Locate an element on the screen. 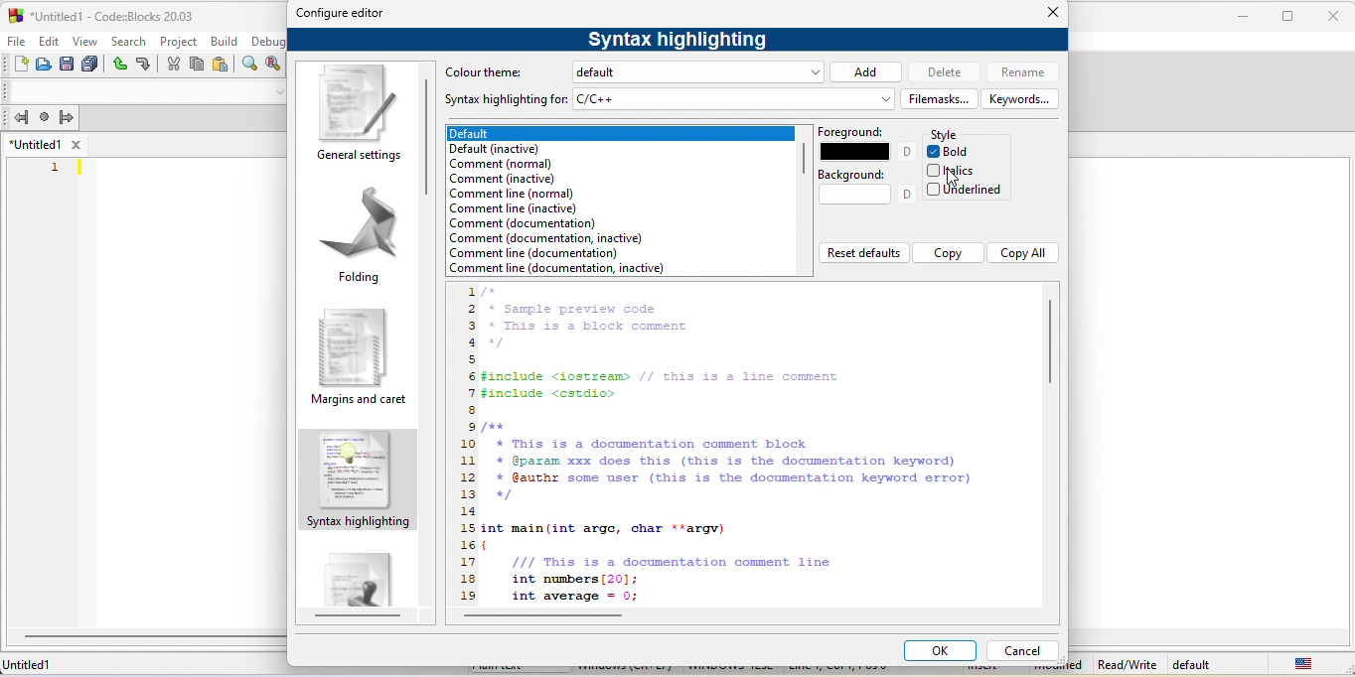  margins and caret is located at coordinates (362, 359).